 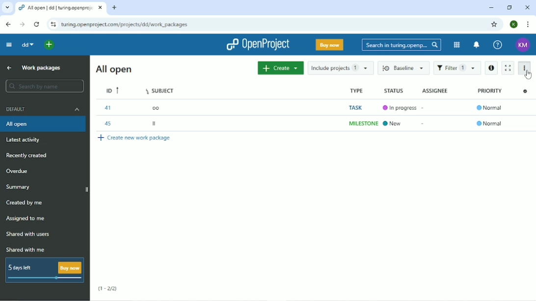 I want to click on Include projects, so click(x=341, y=68).